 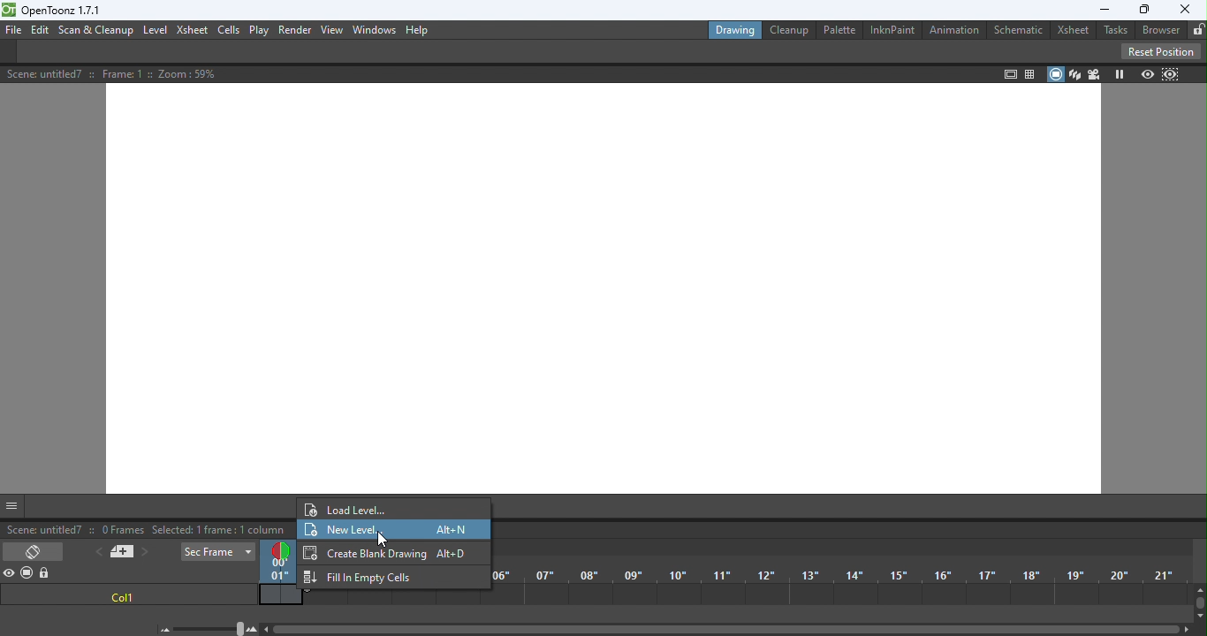 I want to click on Safe area, so click(x=1009, y=73).